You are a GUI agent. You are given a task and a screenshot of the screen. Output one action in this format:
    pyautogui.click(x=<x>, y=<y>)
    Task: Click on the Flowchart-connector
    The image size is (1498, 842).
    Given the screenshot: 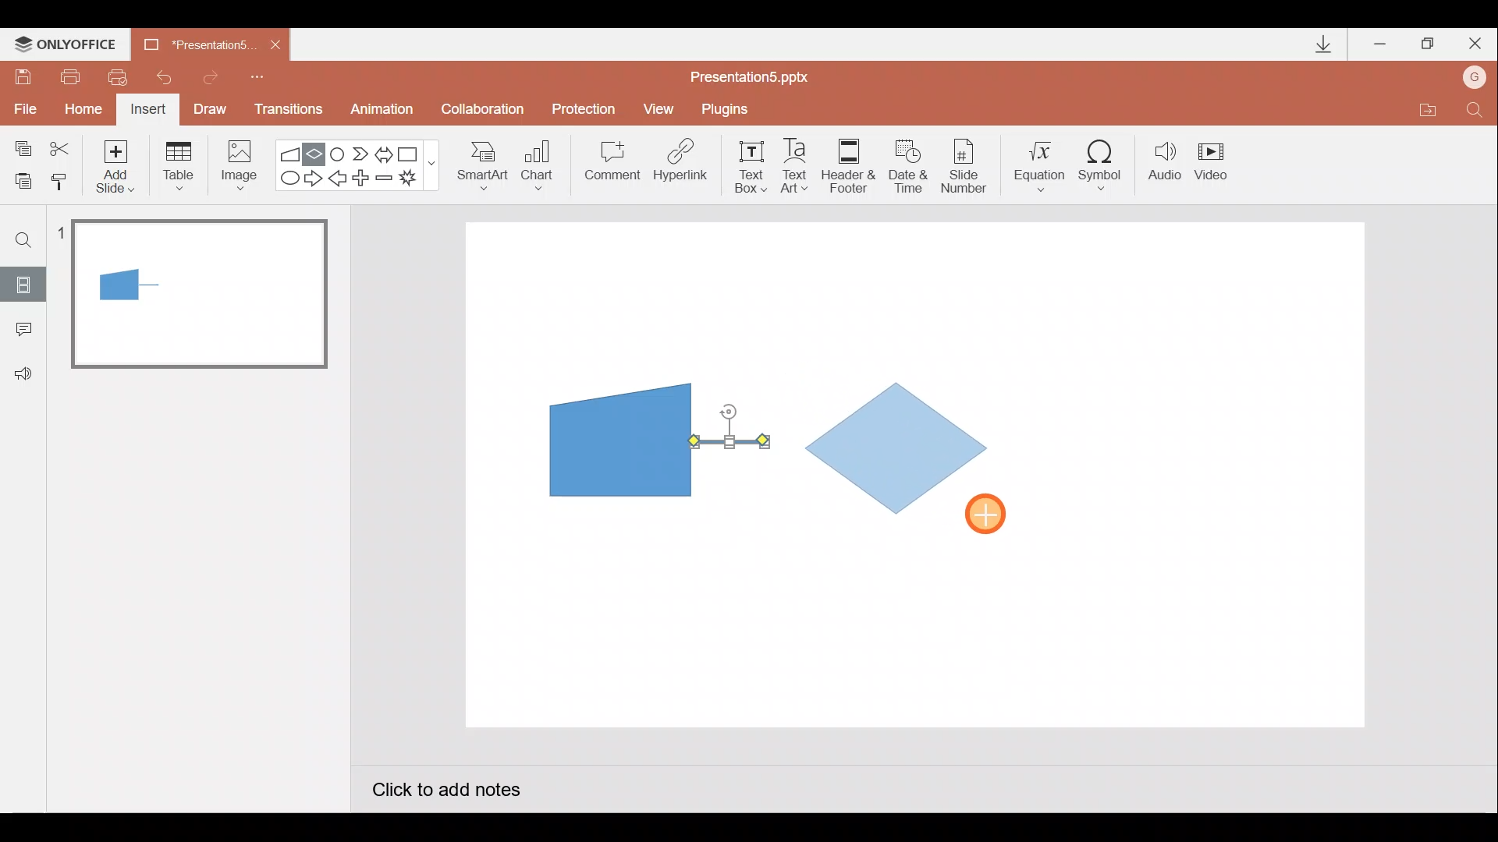 What is the action you would take?
    pyautogui.click(x=339, y=153)
    